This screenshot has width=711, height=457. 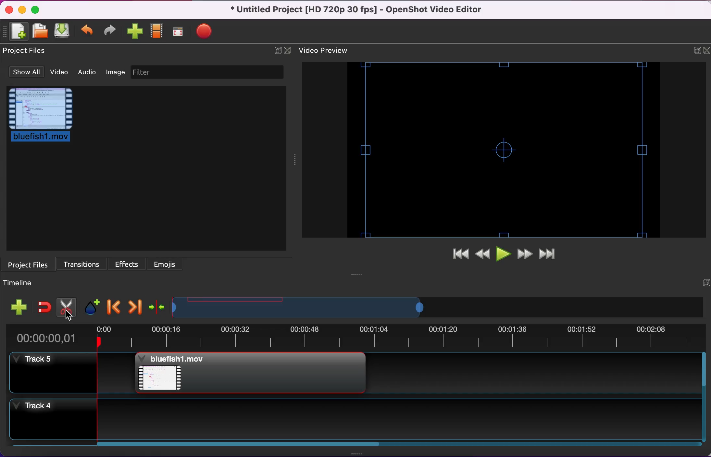 I want to click on emojis, so click(x=170, y=264).